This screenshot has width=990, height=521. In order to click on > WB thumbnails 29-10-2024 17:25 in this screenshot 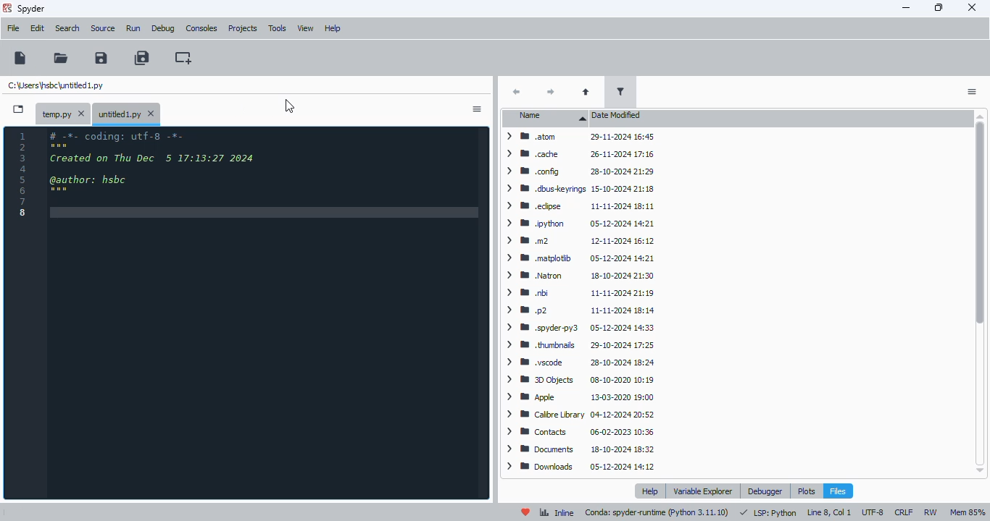, I will do `click(579, 345)`.